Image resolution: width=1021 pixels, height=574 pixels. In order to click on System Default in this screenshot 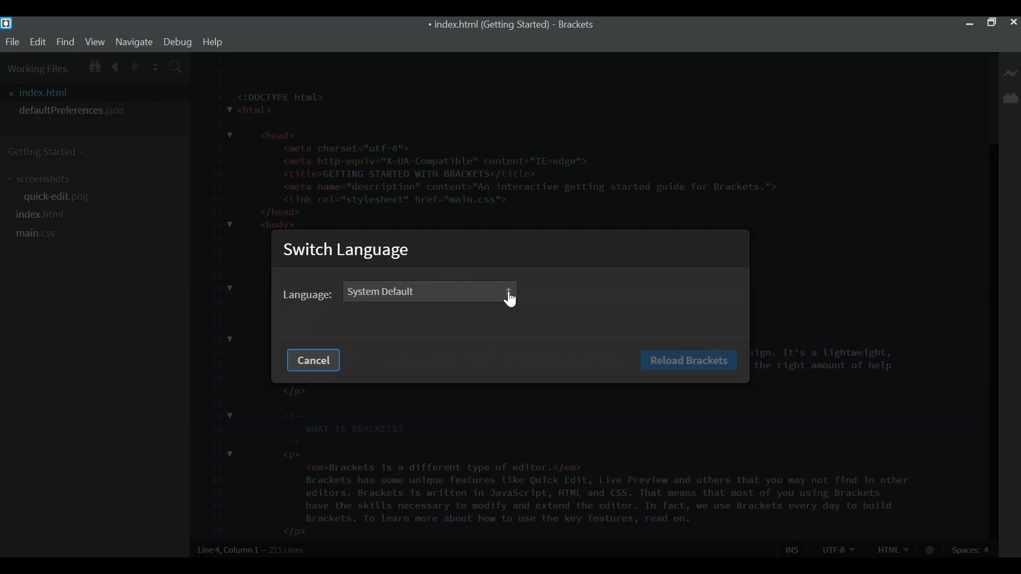, I will do `click(425, 291)`.